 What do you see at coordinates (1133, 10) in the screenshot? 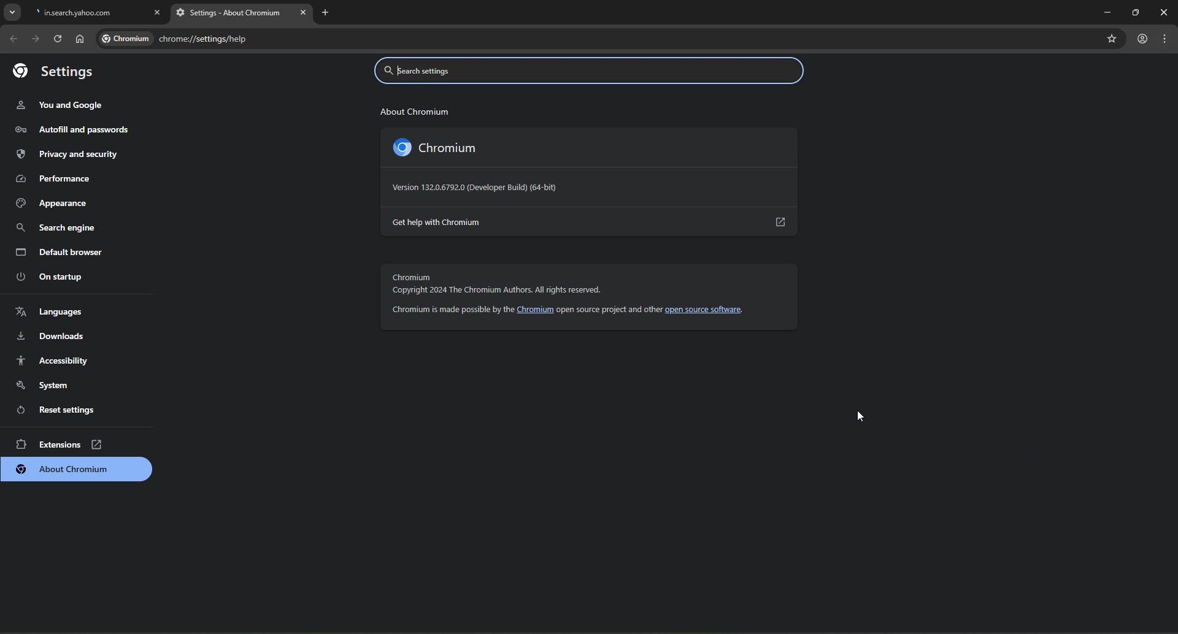
I see `Maximize` at bounding box center [1133, 10].